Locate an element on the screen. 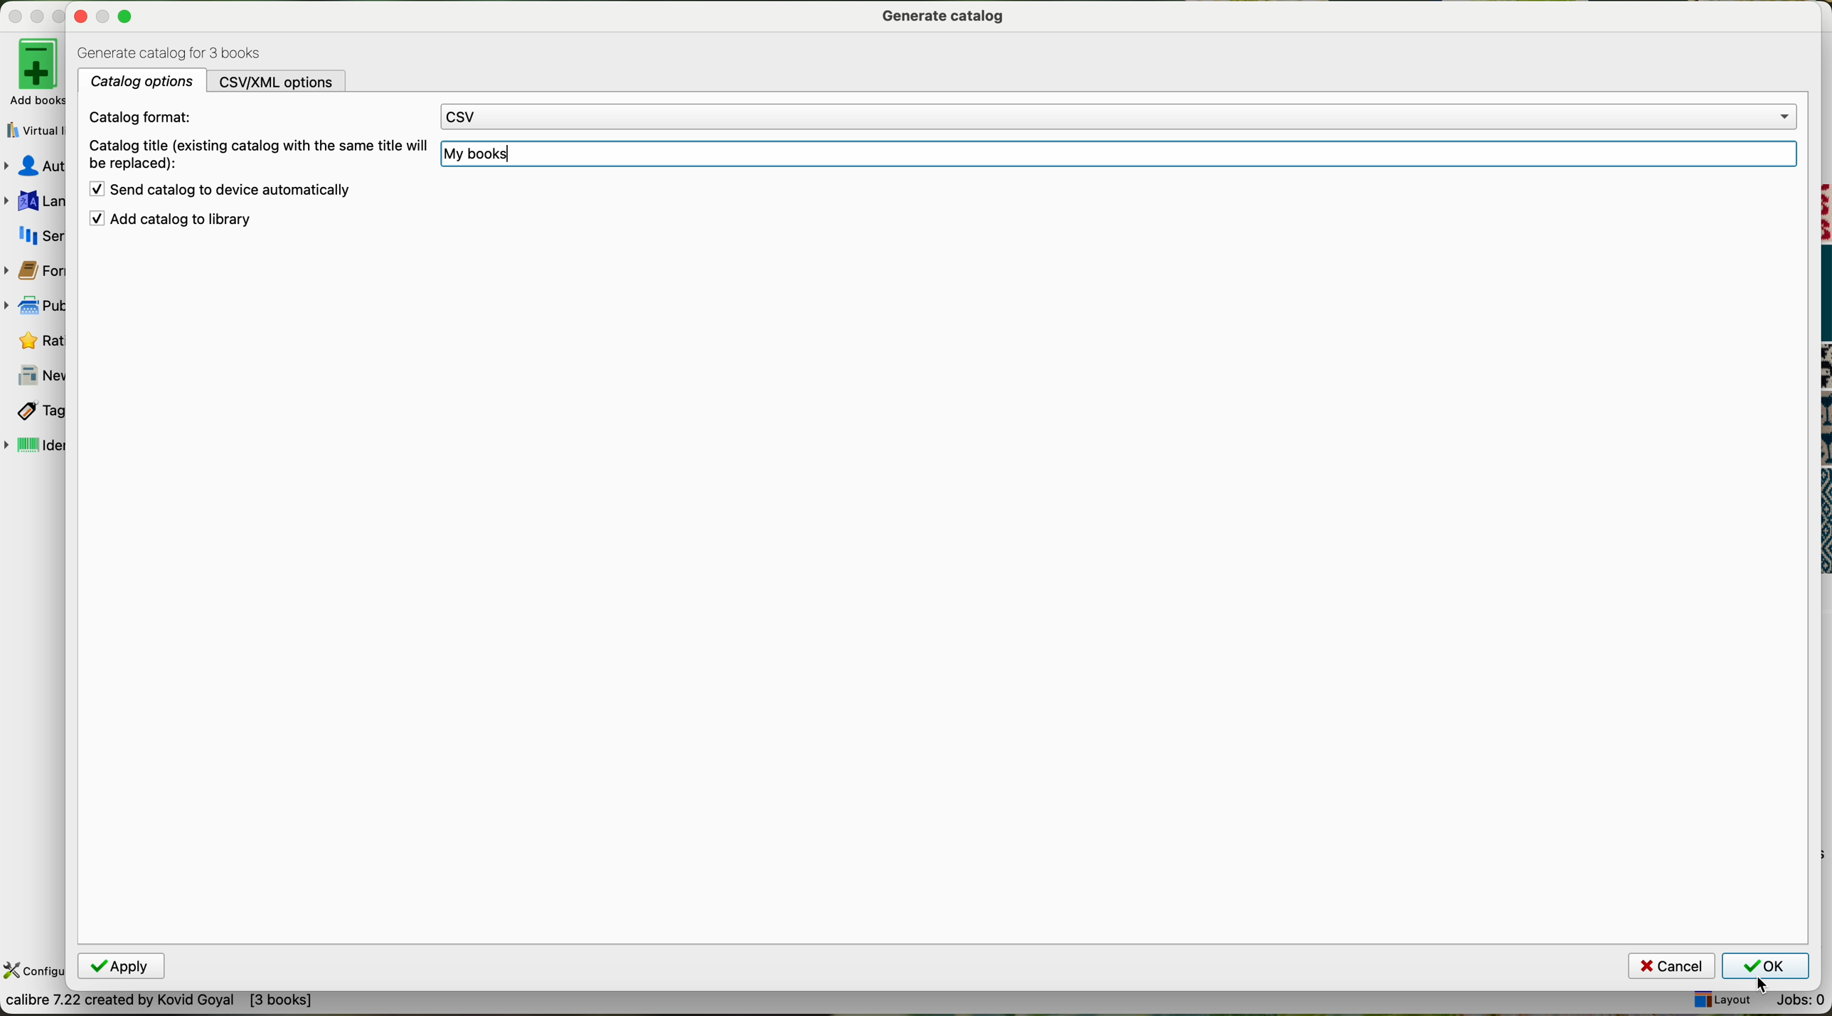 The height and width of the screenshot is (1016, 1832). CSV option is located at coordinates (1115, 117).